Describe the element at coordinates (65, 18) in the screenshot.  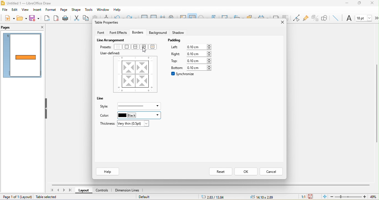
I see `print` at that location.